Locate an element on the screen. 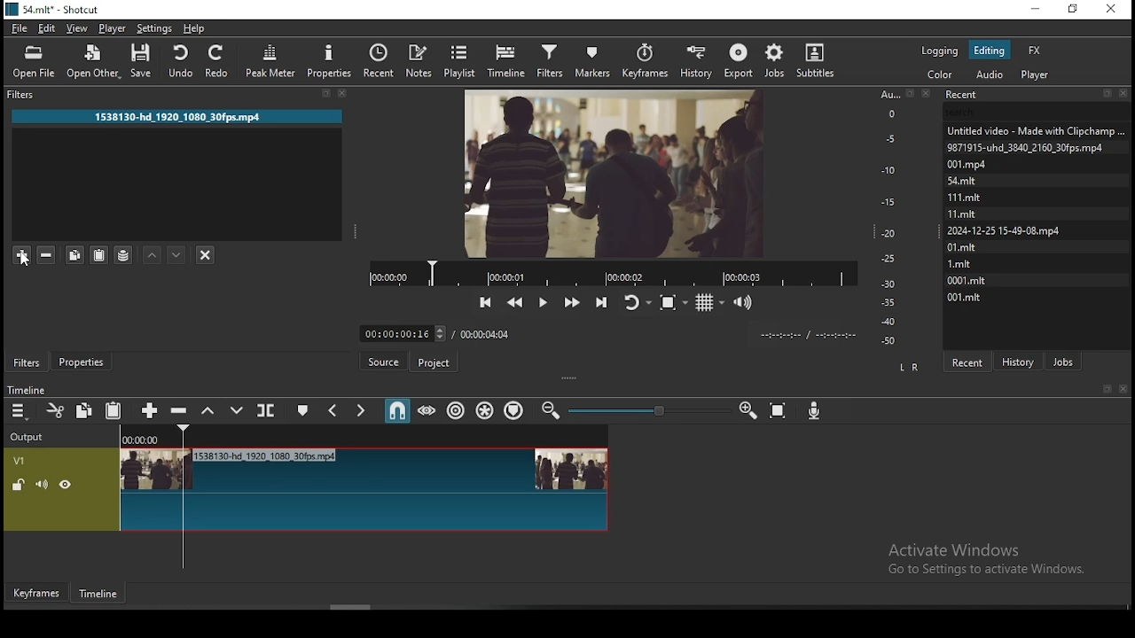  paste filters is located at coordinates (101, 256).